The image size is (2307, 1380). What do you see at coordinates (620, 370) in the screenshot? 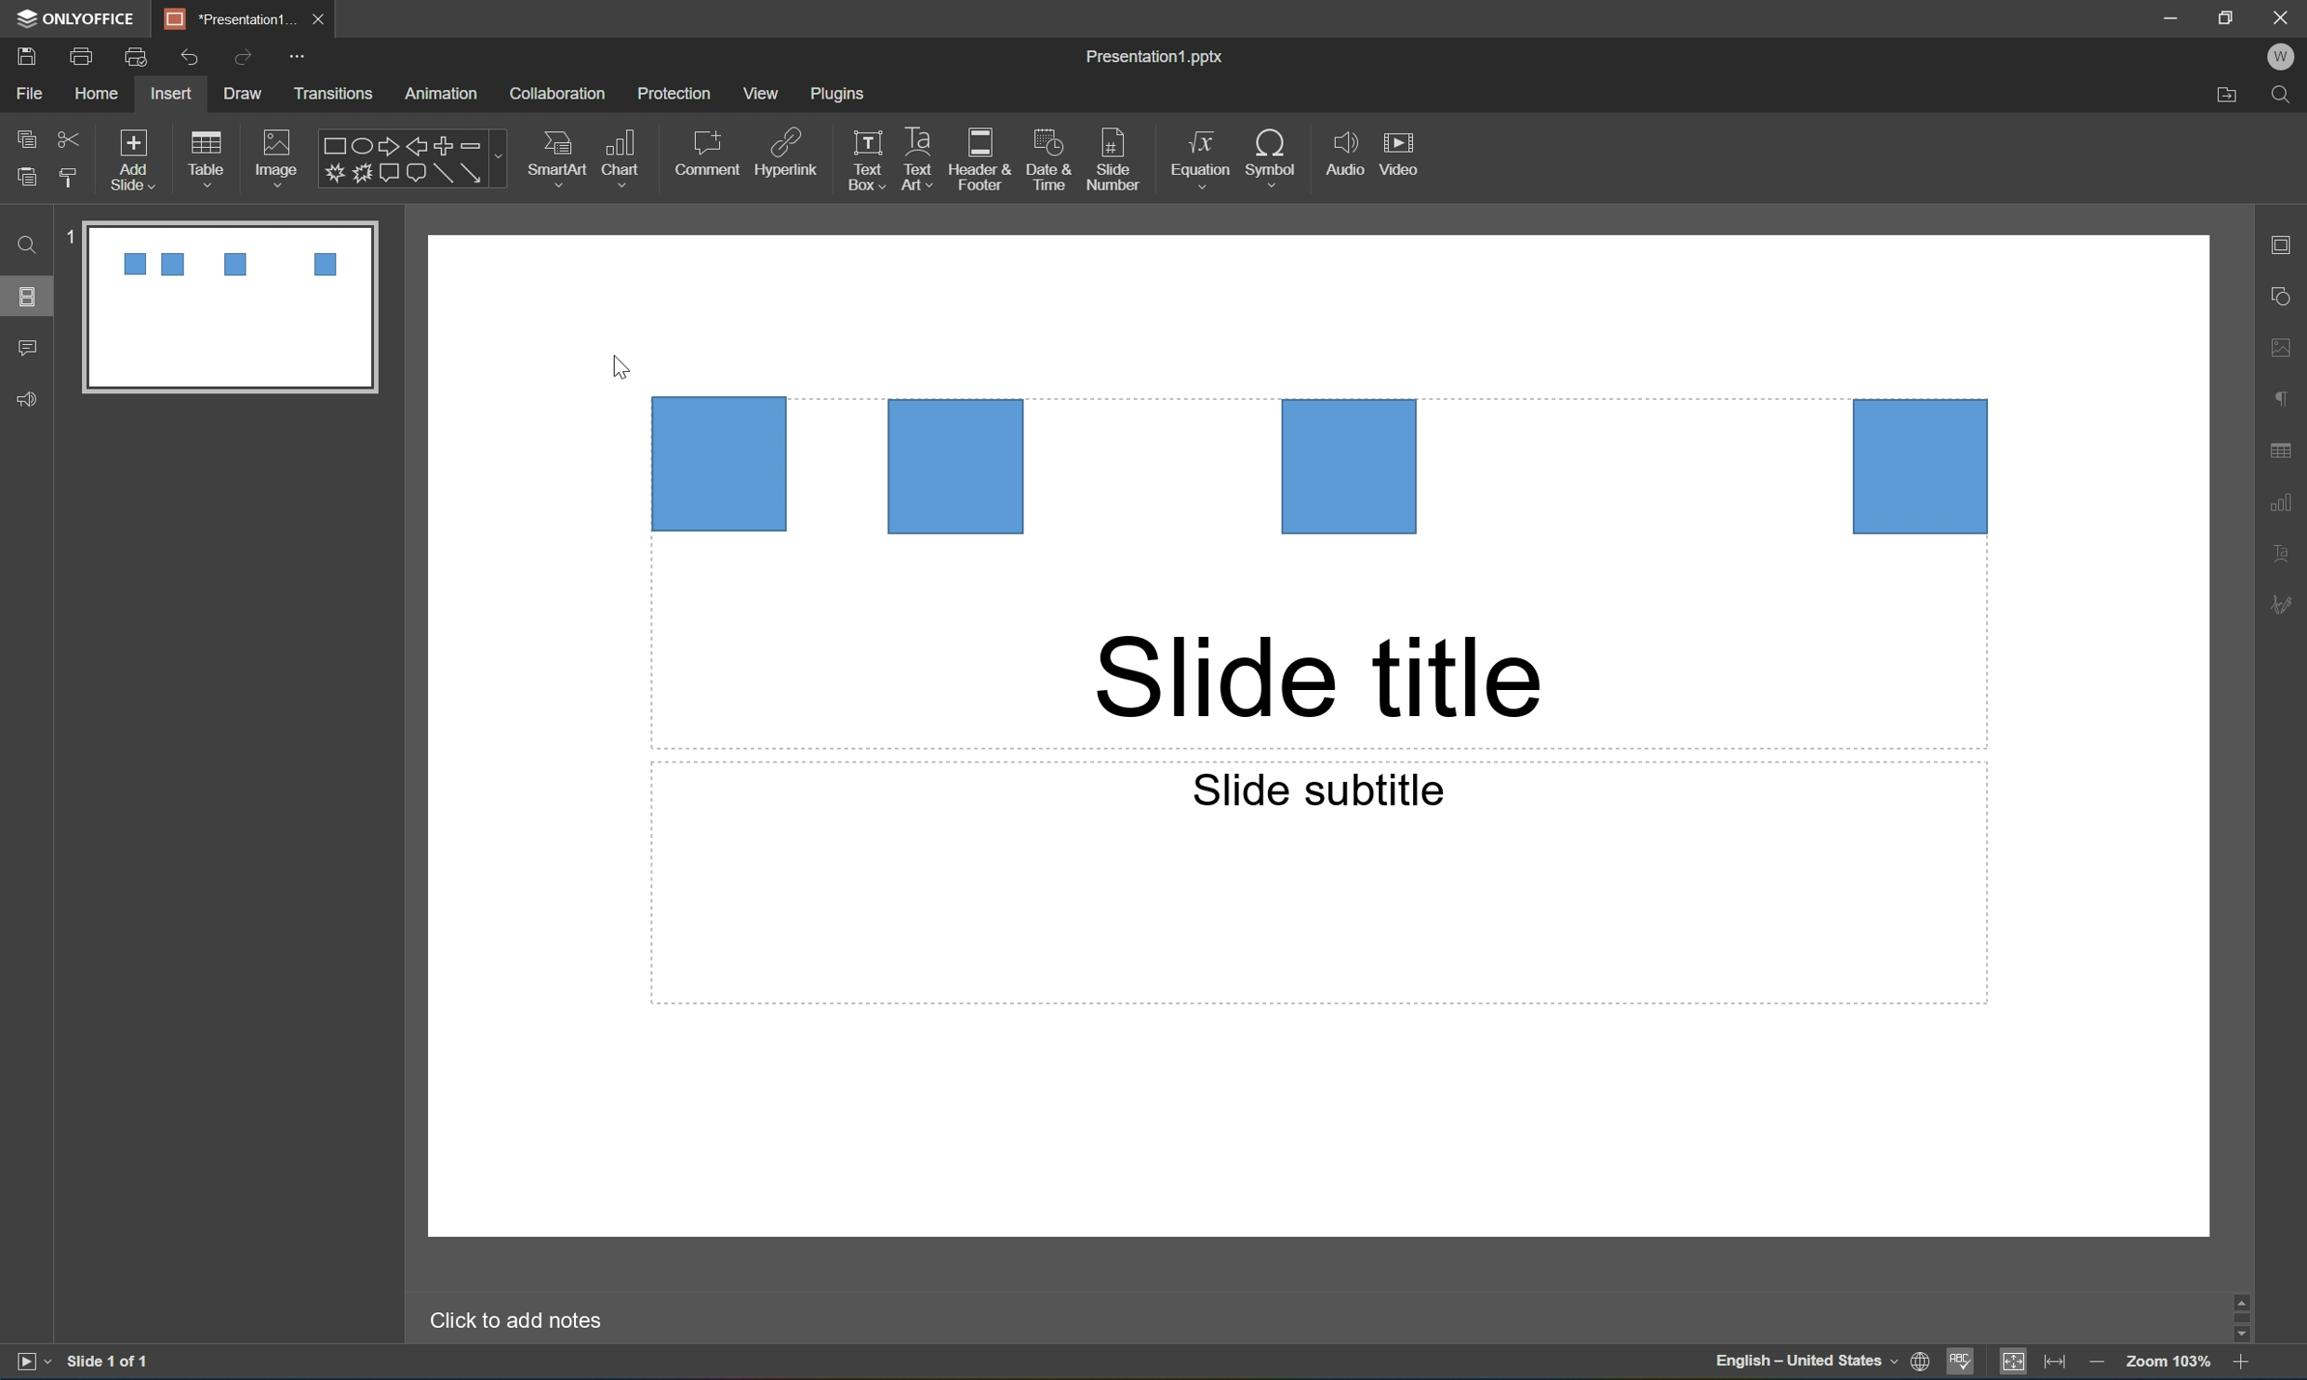
I see `Cursor MOUSE_DOWN` at bounding box center [620, 370].